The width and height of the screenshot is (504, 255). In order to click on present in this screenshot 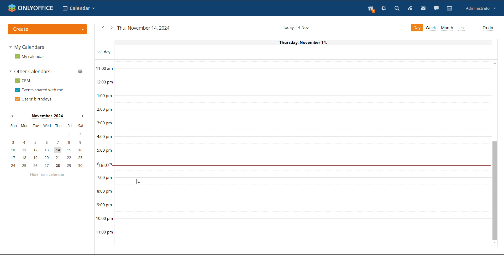, I will do `click(371, 9)`.